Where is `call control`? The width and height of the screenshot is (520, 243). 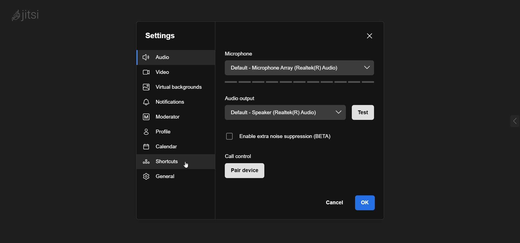
call control is located at coordinates (243, 155).